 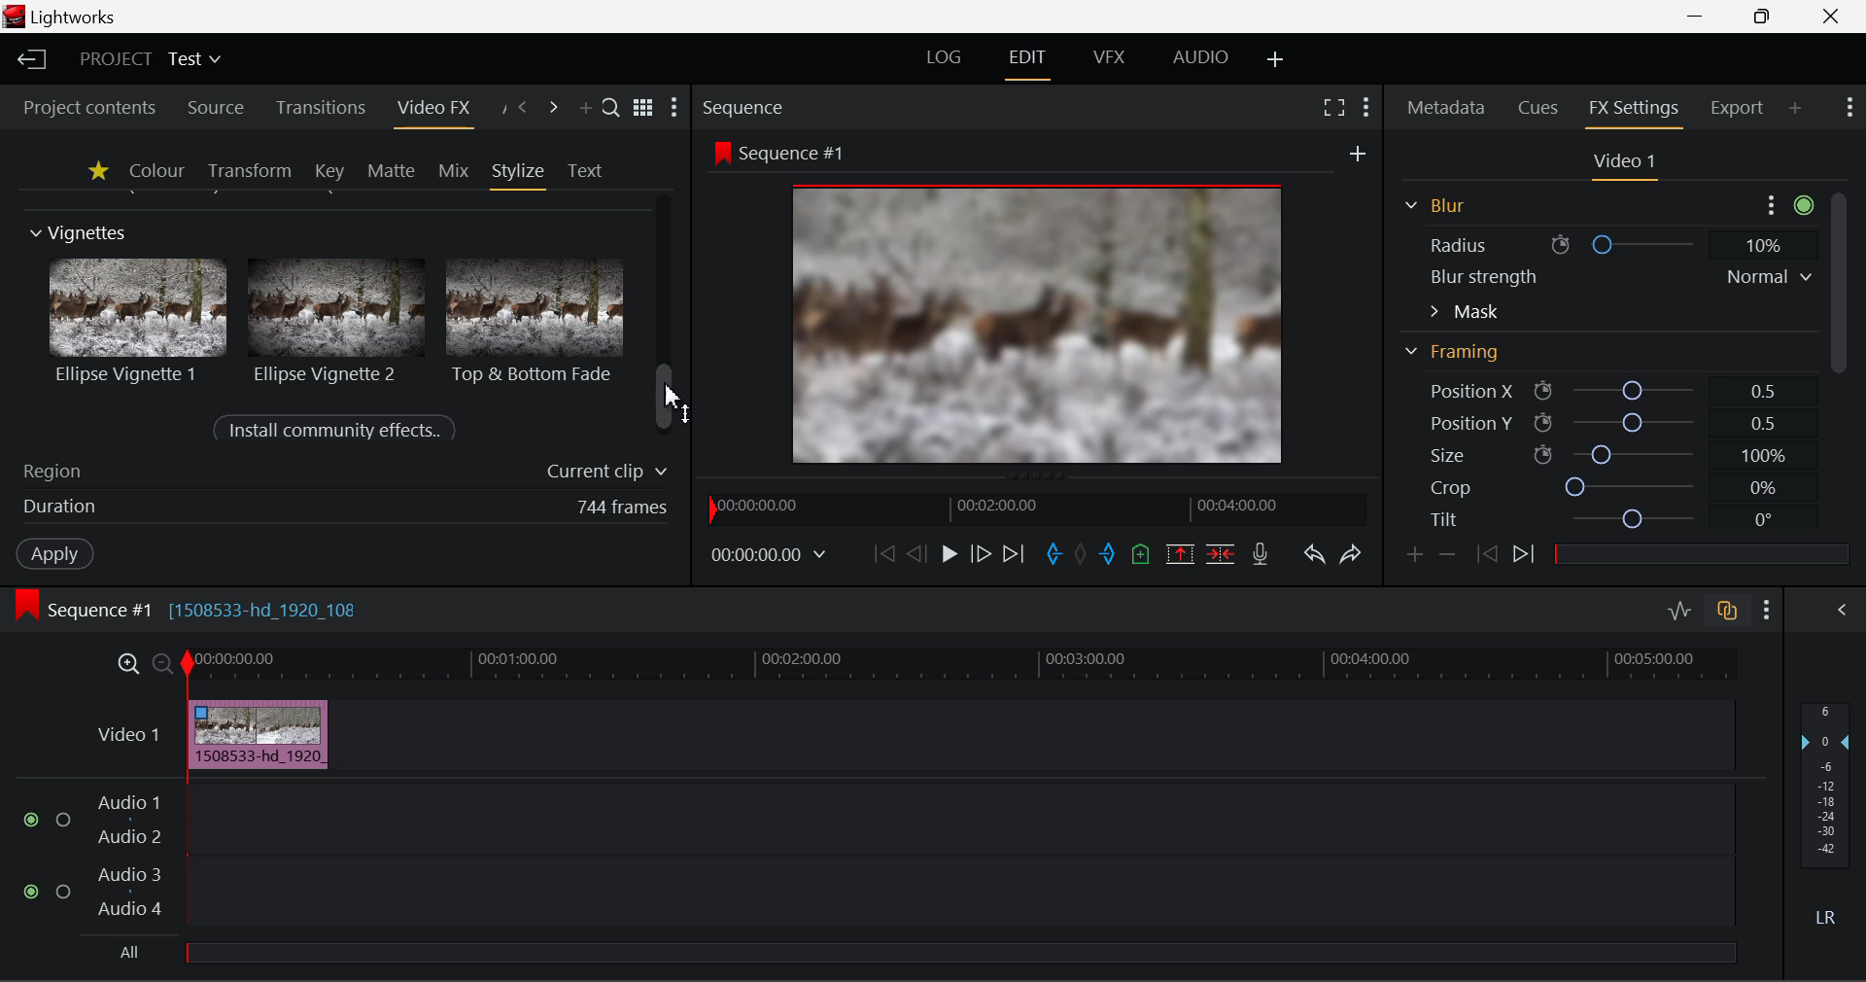 I want to click on Remove keyframe, so click(x=1447, y=553).